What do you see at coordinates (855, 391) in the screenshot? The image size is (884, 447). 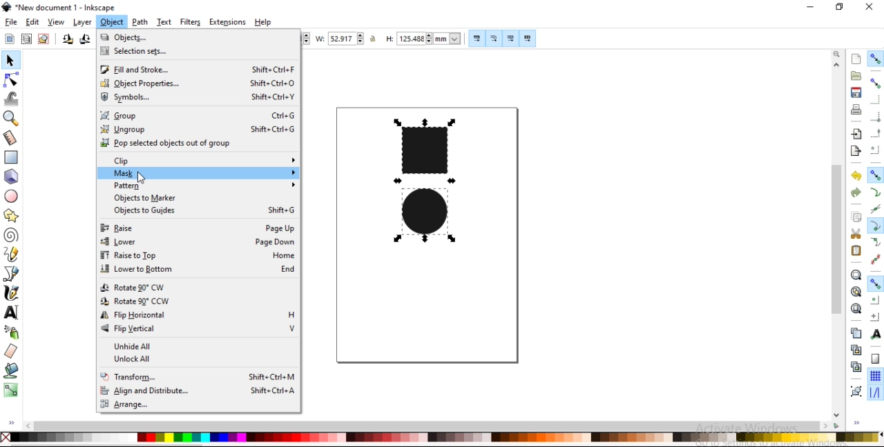 I see `group objects` at bounding box center [855, 391].